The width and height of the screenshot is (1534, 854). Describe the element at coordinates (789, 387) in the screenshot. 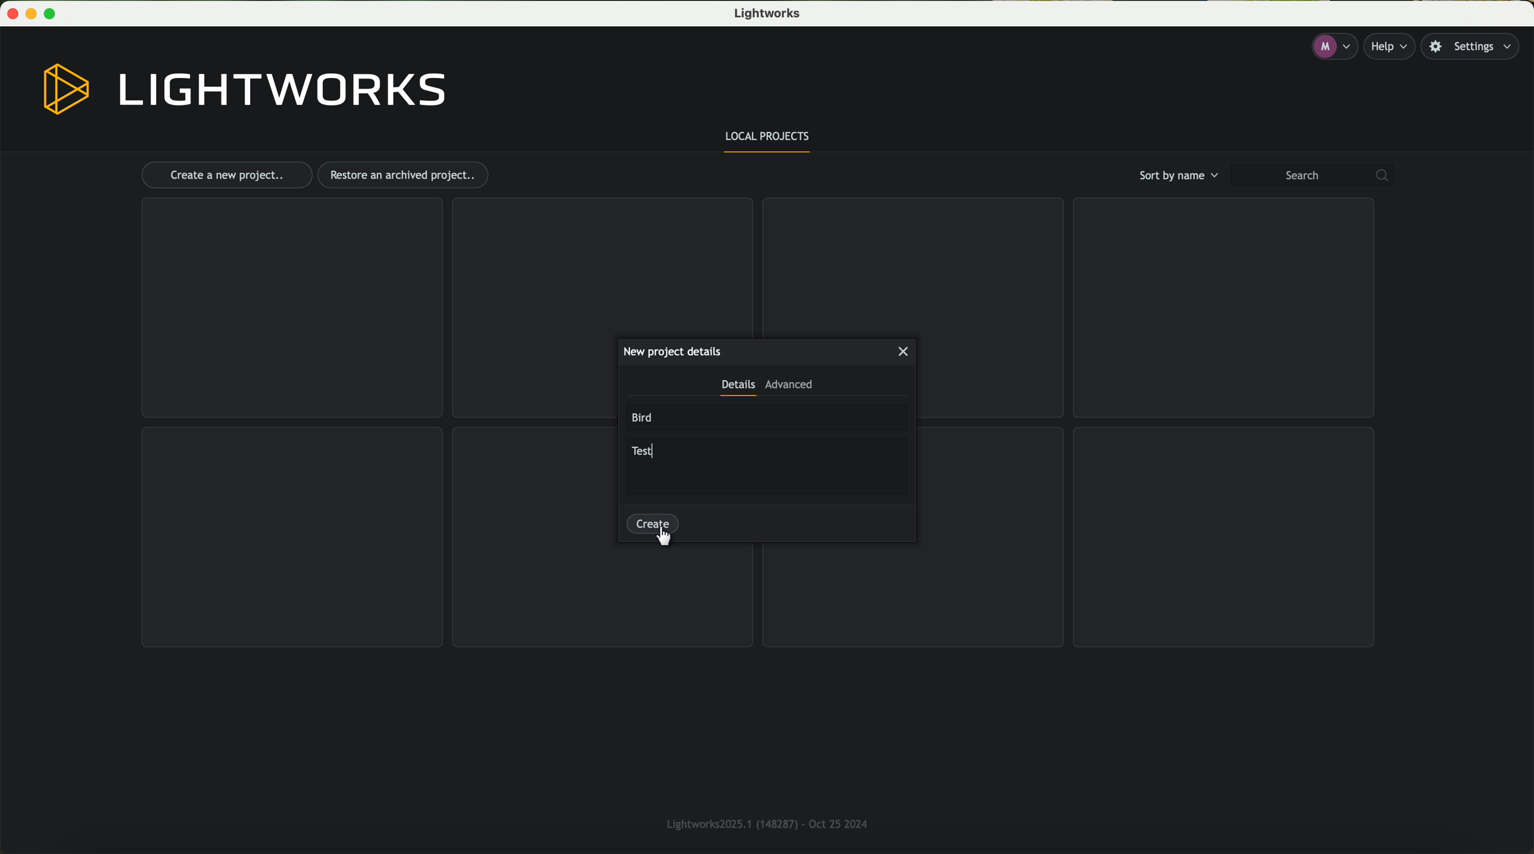

I see `advanced` at that location.